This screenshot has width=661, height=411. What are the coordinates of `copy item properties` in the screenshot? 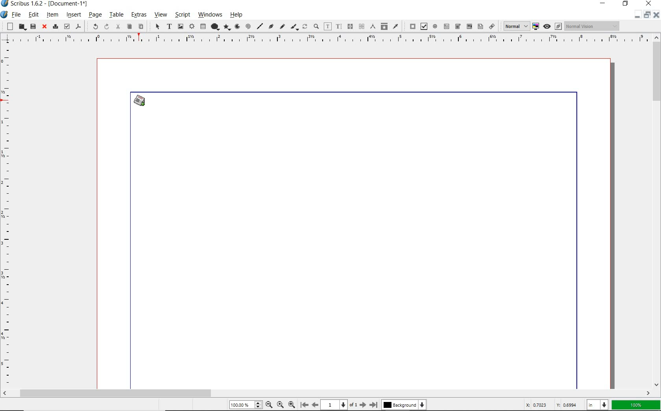 It's located at (384, 26).